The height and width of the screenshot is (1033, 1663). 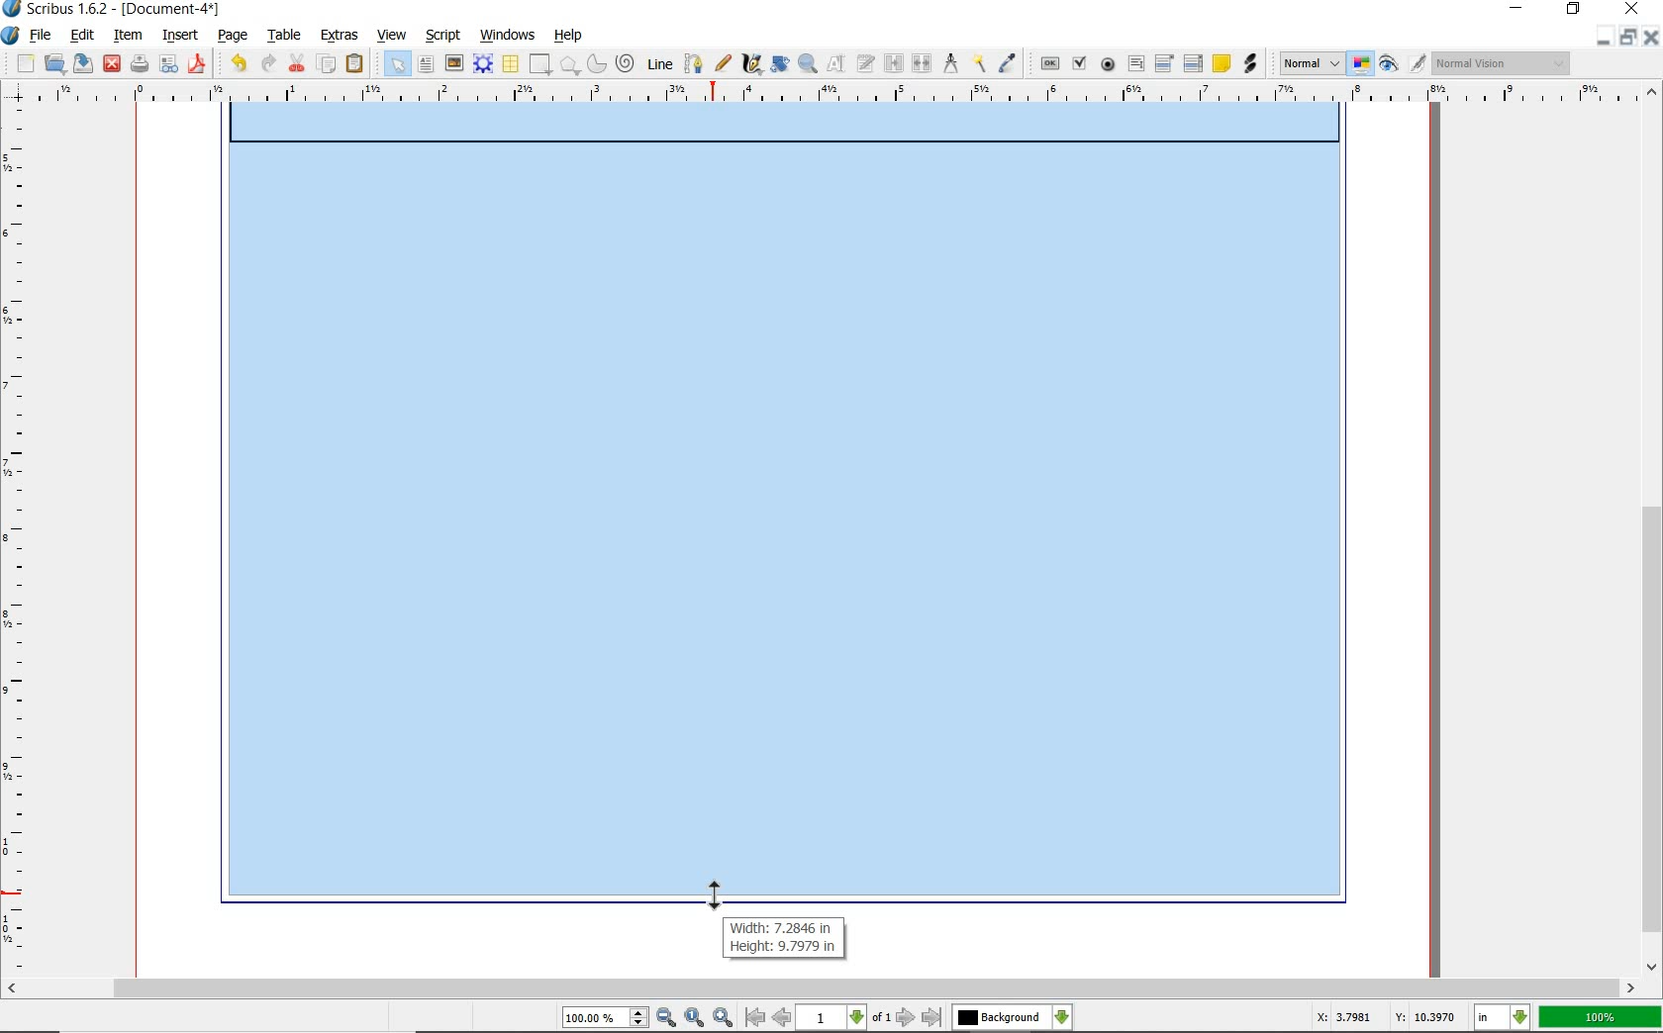 What do you see at coordinates (236, 63) in the screenshot?
I see `undo` at bounding box center [236, 63].